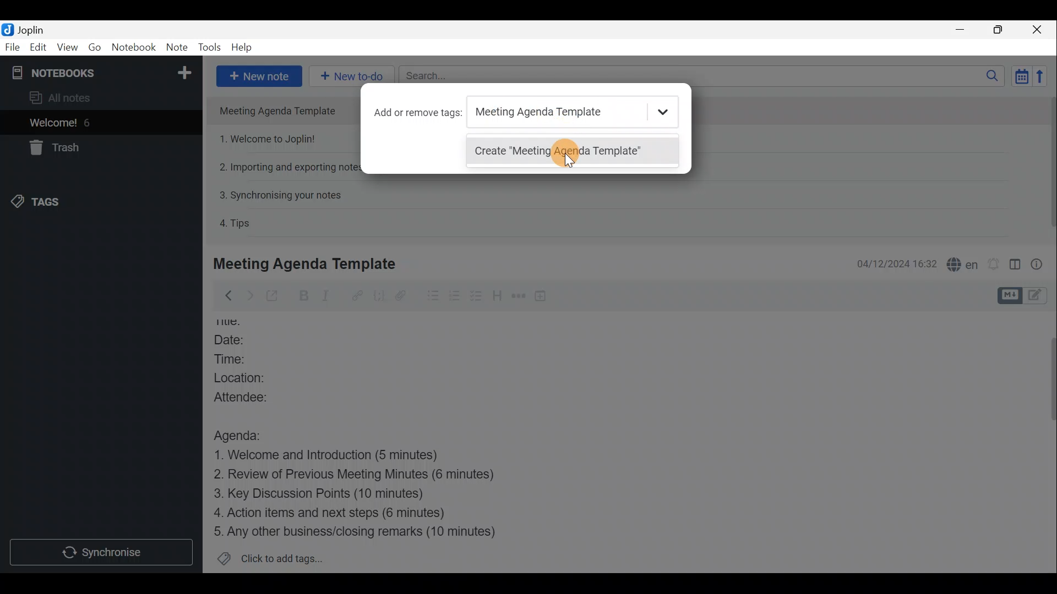 The image size is (1057, 594). What do you see at coordinates (254, 396) in the screenshot?
I see `Attendee:` at bounding box center [254, 396].